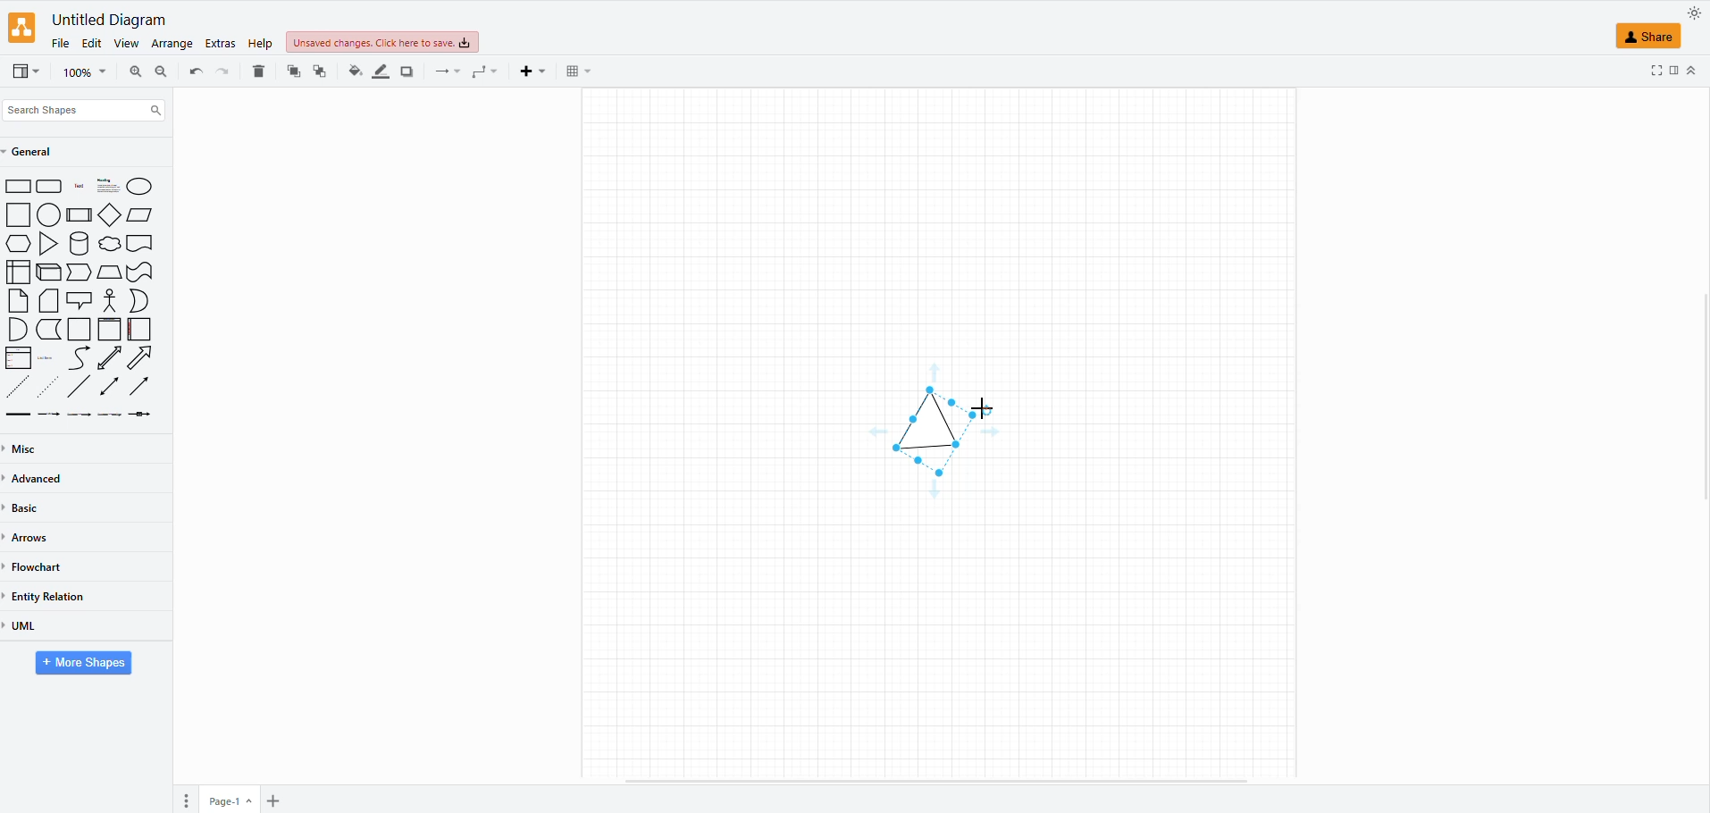  What do you see at coordinates (321, 69) in the screenshot?
I see `to front` at bounding box center [321, 69].